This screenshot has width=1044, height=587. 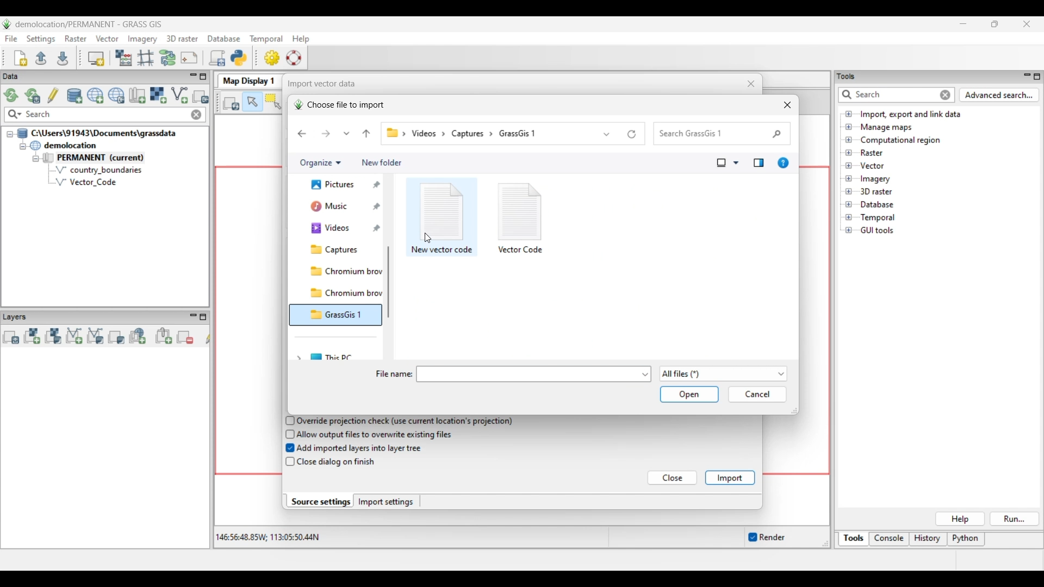 What do you see at coordinates (878, 230) in the screenshot?
I see `Double click to see files under GUI tools` at bounding box center [878, 230].